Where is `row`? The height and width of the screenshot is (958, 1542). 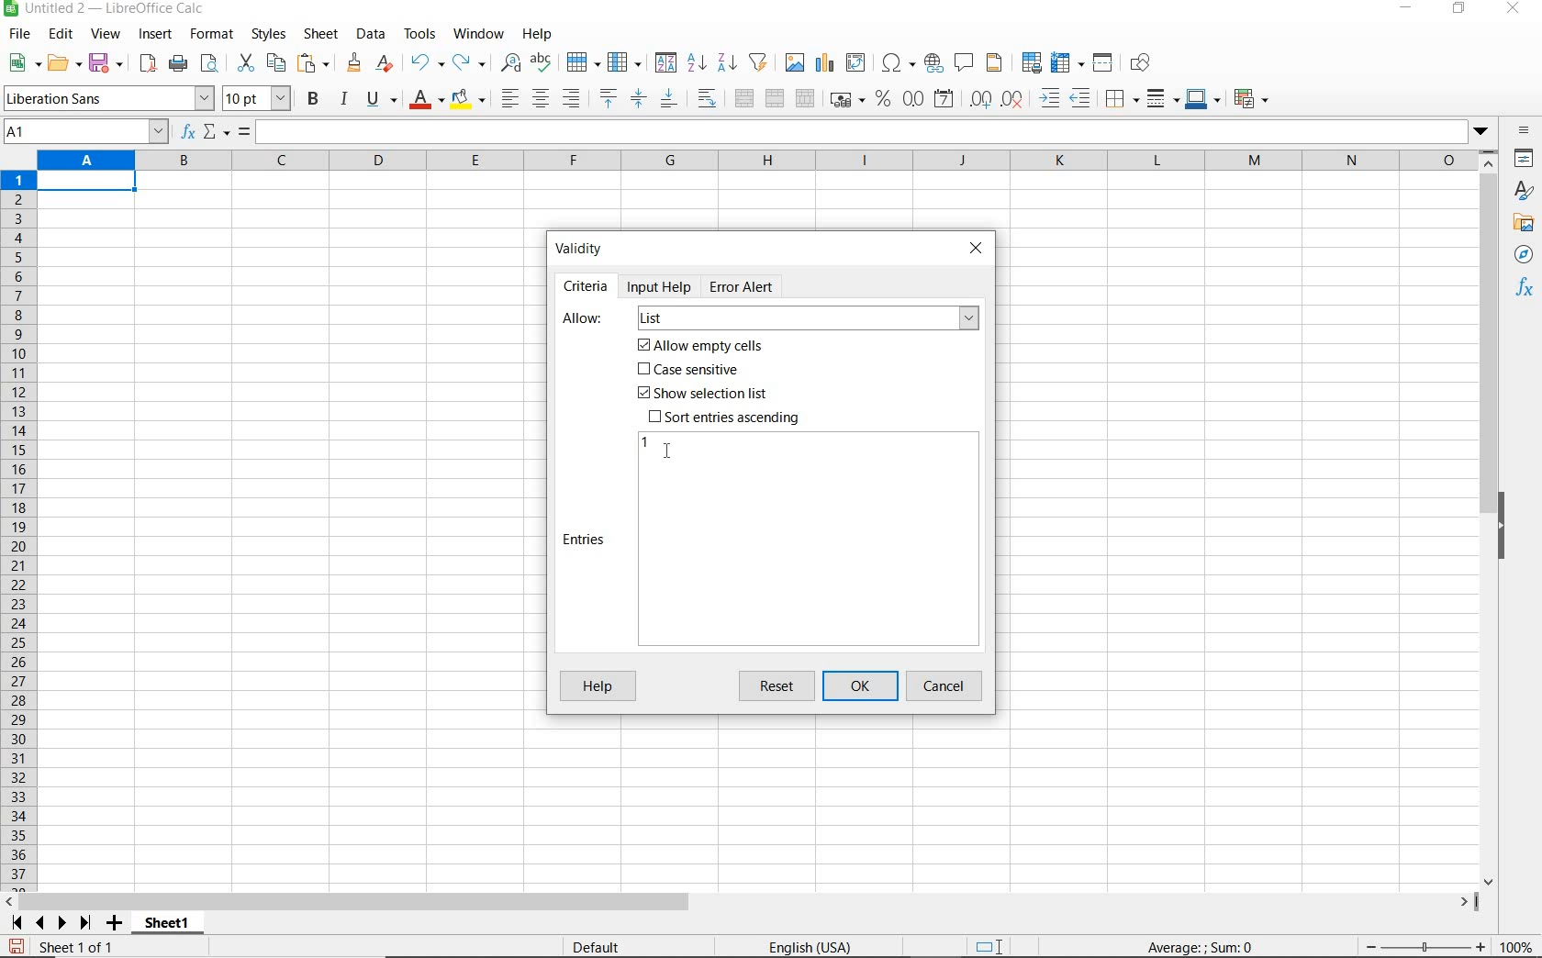
row is located at coordinates (583, 63).